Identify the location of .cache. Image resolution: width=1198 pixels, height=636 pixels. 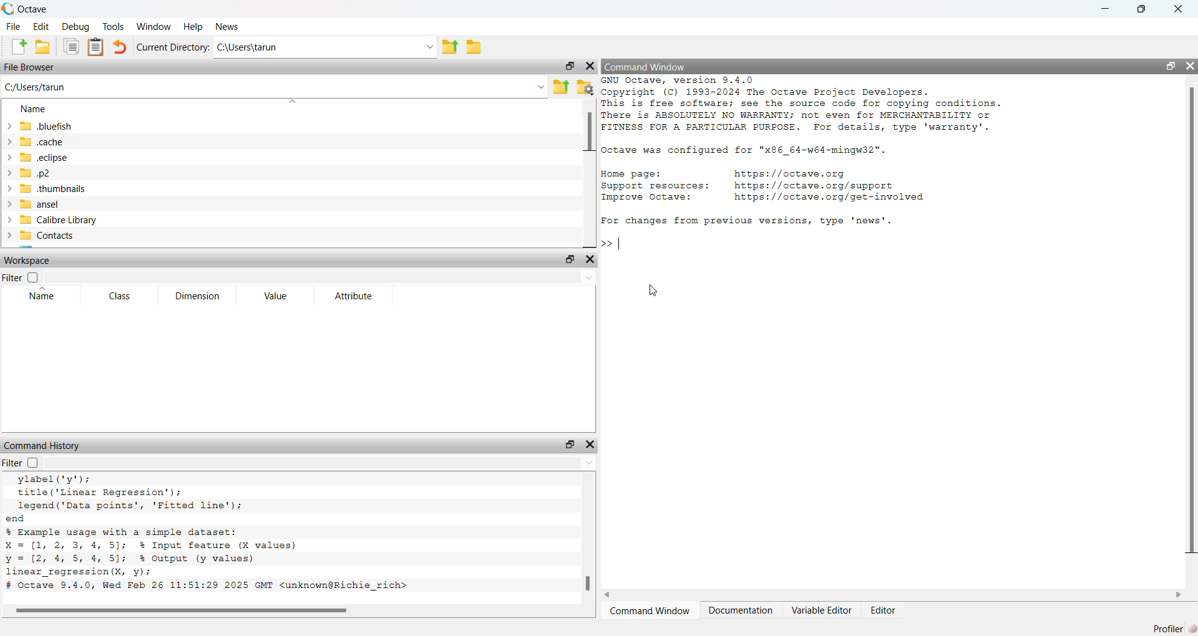
(60, 141).